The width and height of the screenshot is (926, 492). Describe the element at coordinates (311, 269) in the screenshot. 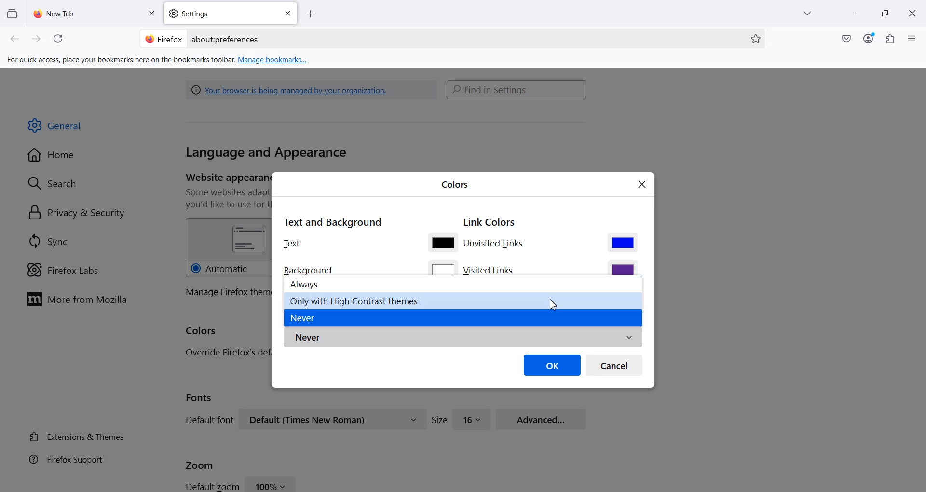

I see `Background` at that location.